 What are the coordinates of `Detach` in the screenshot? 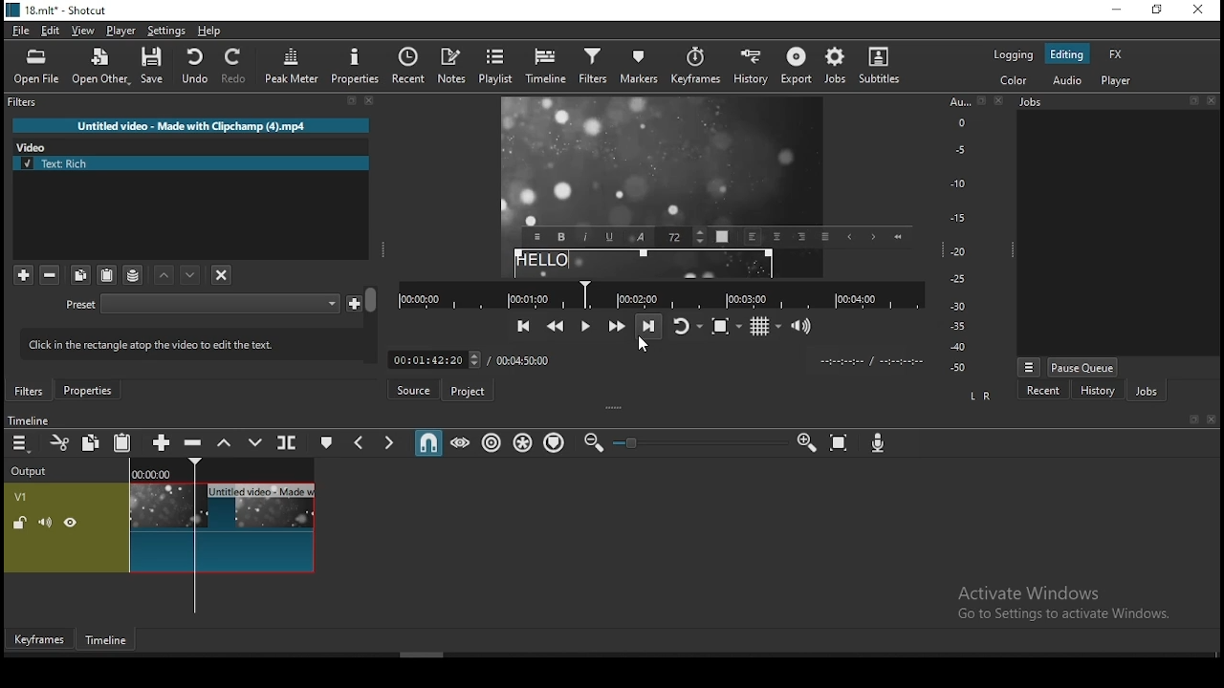 It's located at (1193, 100).